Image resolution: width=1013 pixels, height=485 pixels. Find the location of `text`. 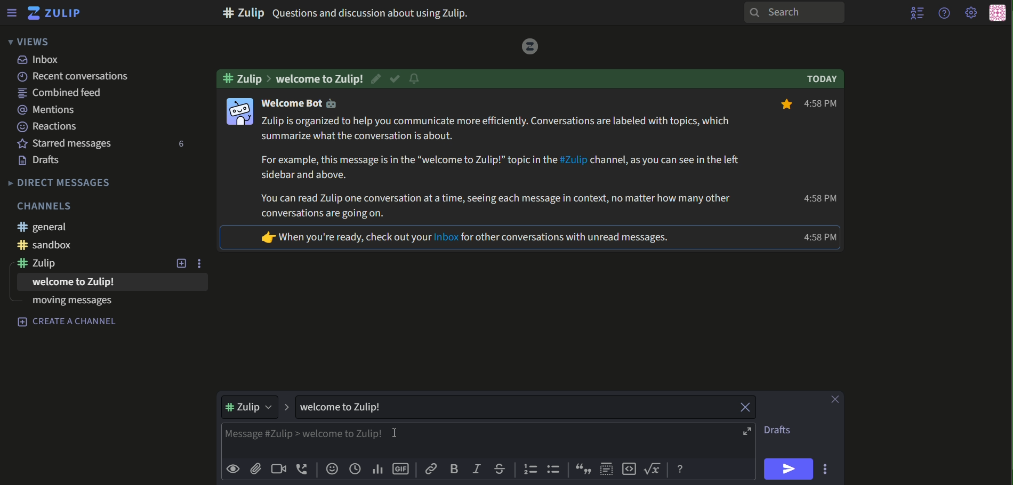

text is located at coordinates (48, 110).